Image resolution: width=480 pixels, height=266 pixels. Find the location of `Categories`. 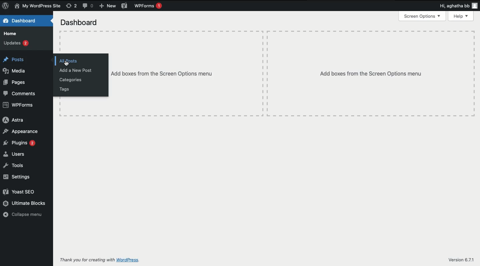

Categories is located at coordinates (71, 80).